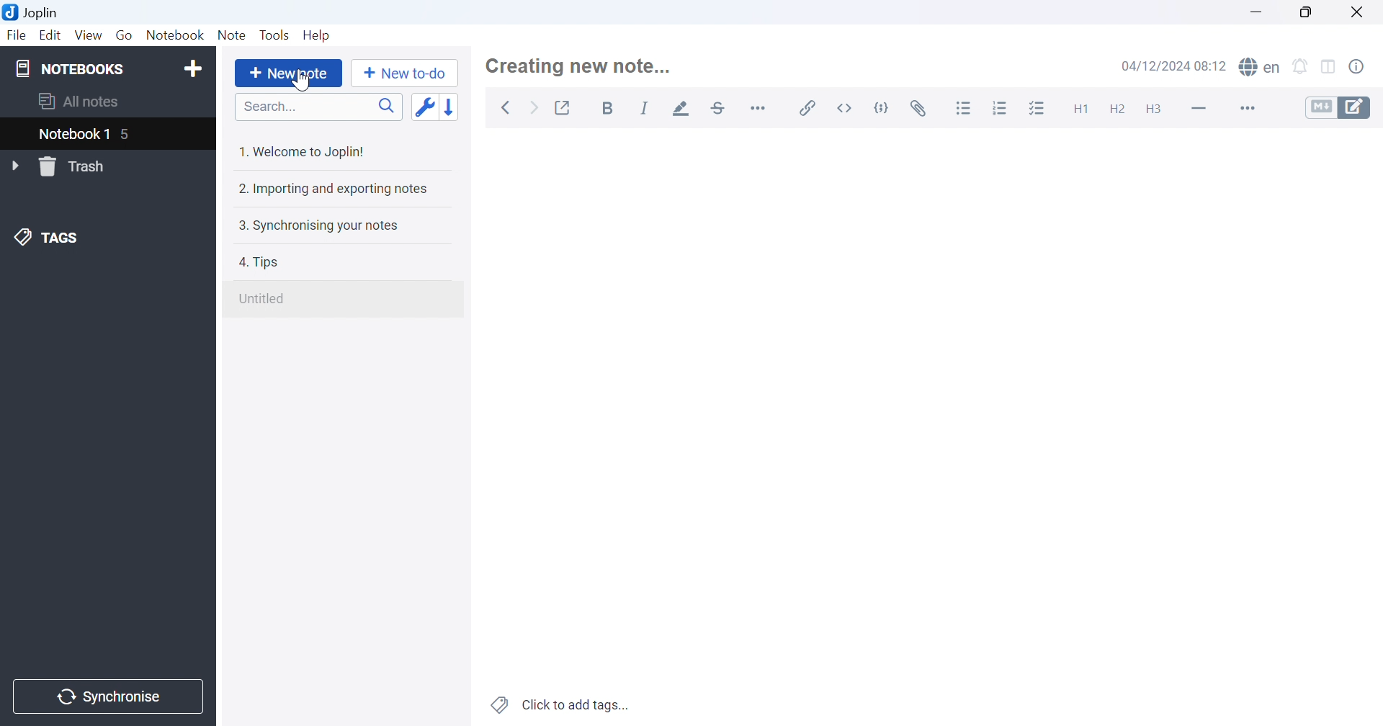  I want to click on Notebook, so click(175, 35).